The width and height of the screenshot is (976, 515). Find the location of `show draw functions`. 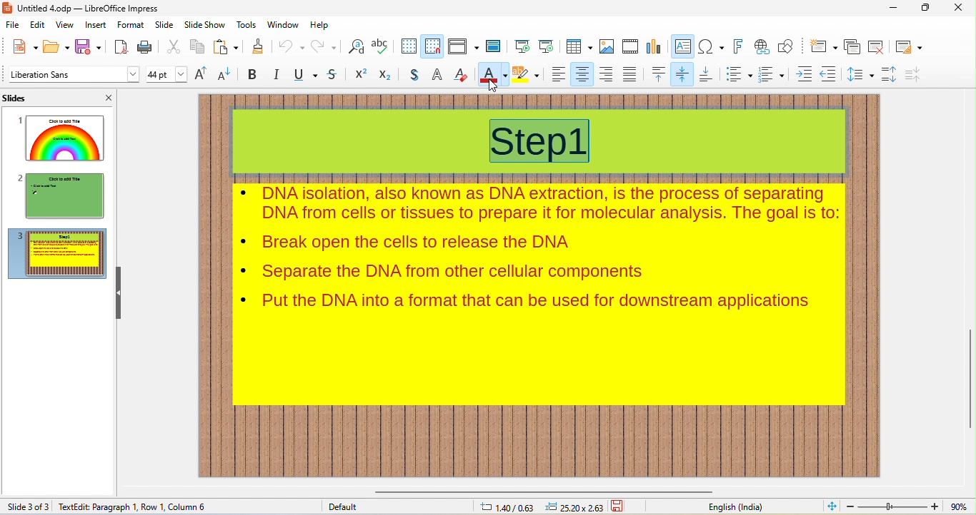

show draw functions is located at coordinates (787, 46).